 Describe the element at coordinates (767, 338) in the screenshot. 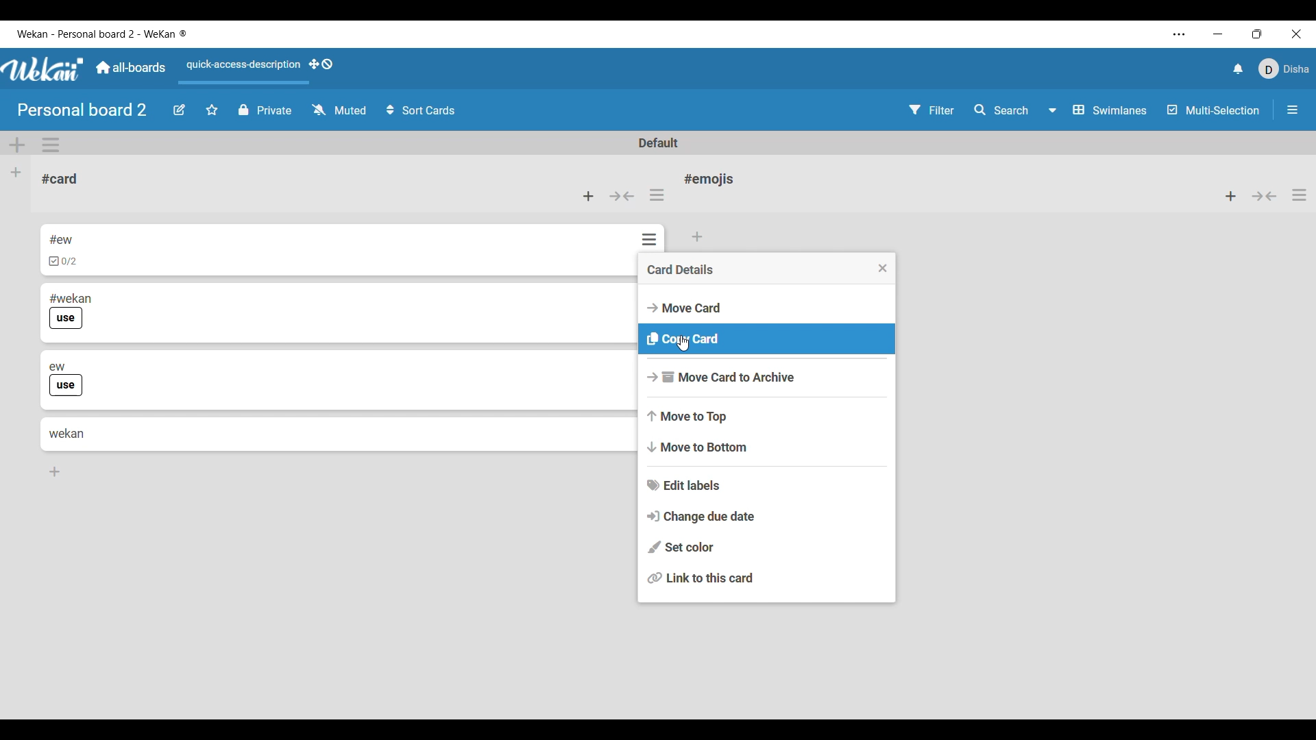

I see `Copy card option highlighted` at that location.